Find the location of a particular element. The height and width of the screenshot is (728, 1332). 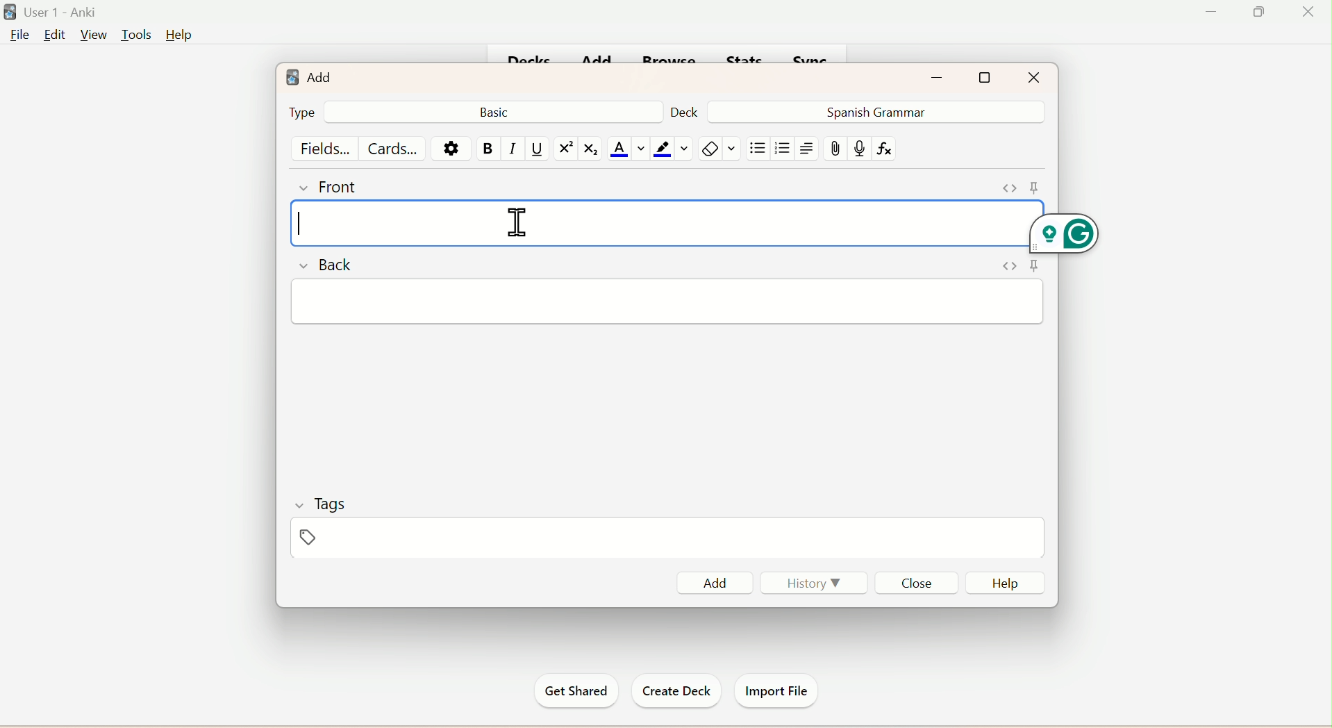

/organised List is located at coordinates (780, 150).